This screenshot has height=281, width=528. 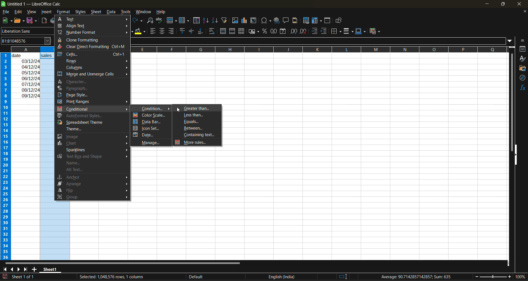 I want to click on flip, so click(x=92, y=190).